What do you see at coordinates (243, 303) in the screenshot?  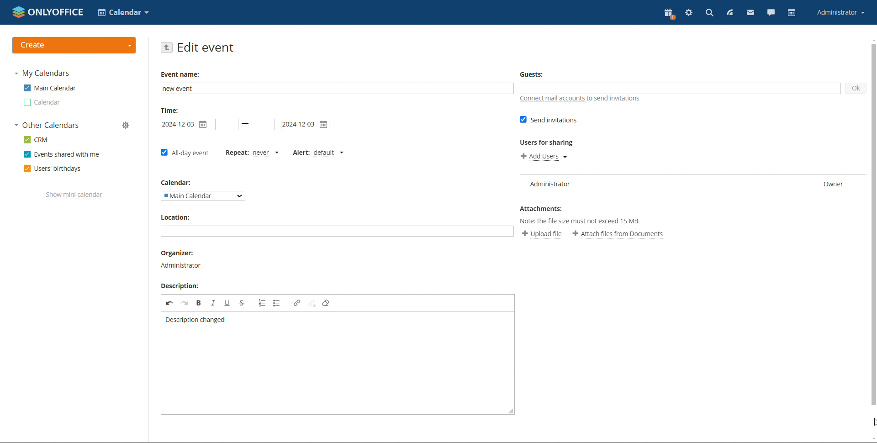 I see `strikethrough` at bounding box center [243, 303].